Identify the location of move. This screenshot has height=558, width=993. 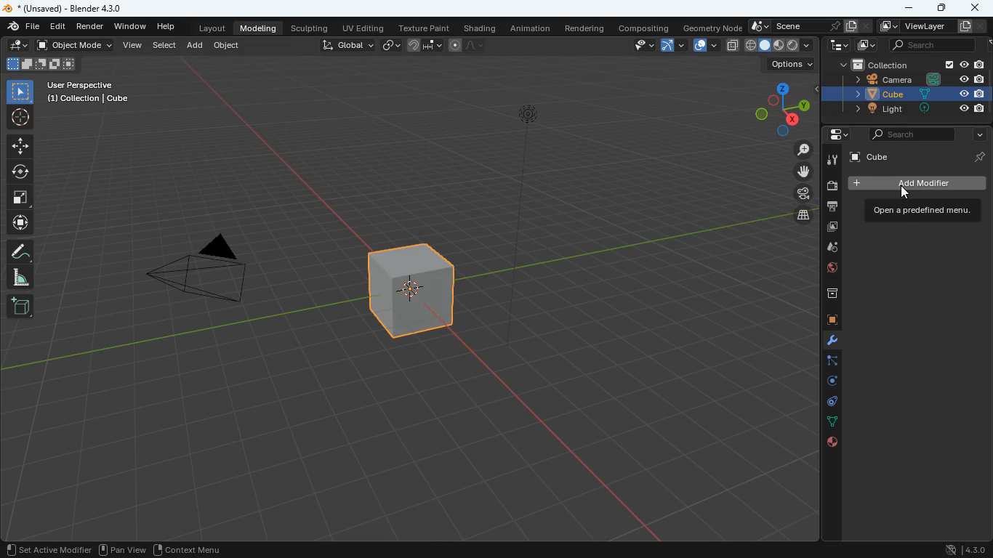
(807, 171).